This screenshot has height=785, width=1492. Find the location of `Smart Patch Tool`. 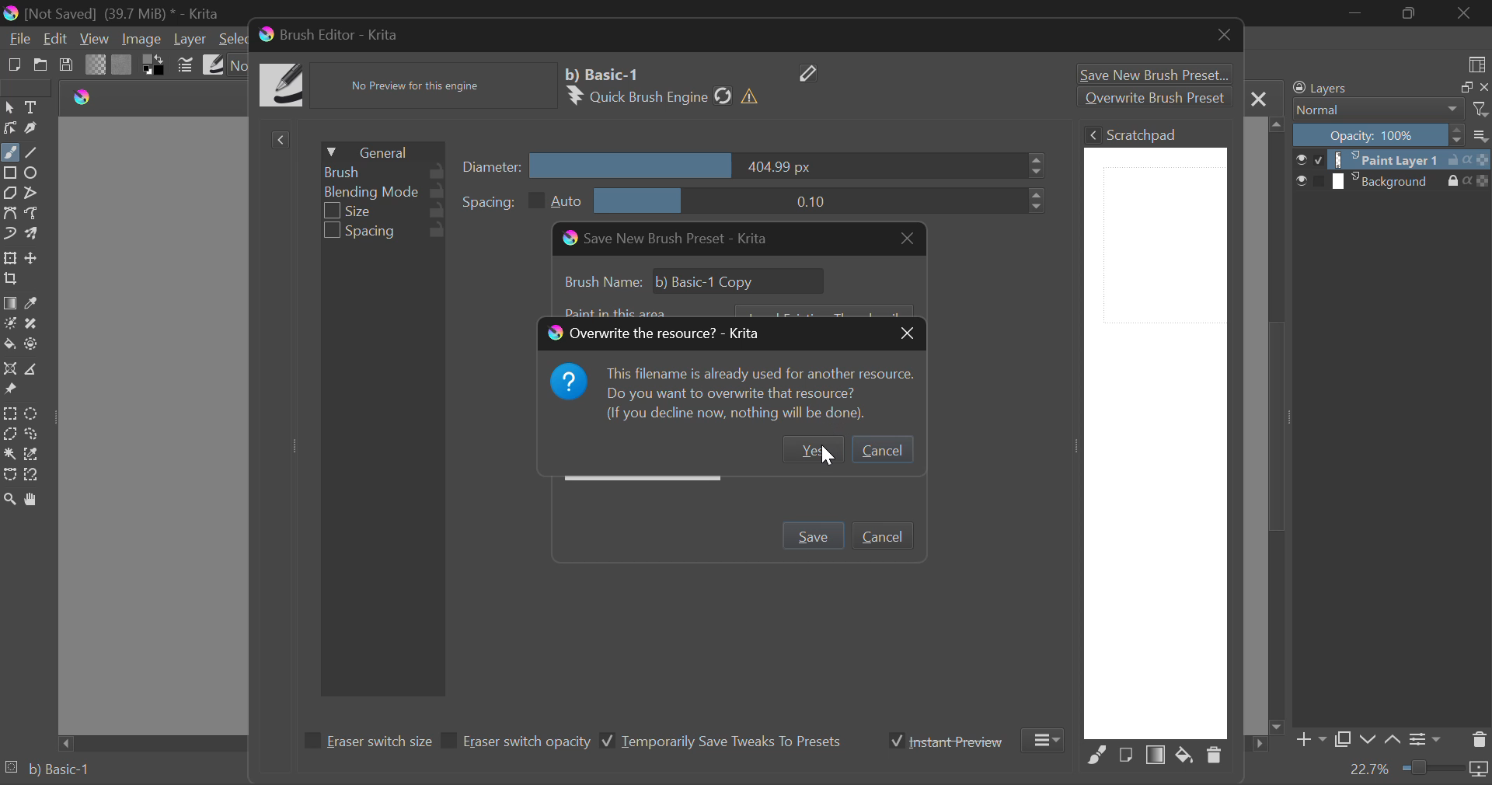

Smart Patch Tool is located at coordinates (33, 323).